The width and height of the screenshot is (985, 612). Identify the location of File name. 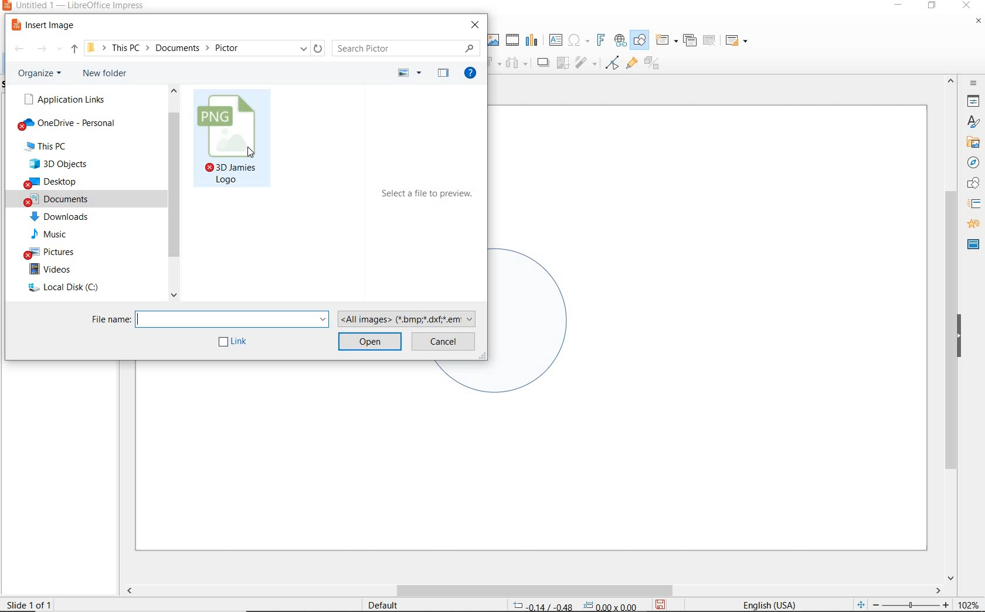
(209, 318).